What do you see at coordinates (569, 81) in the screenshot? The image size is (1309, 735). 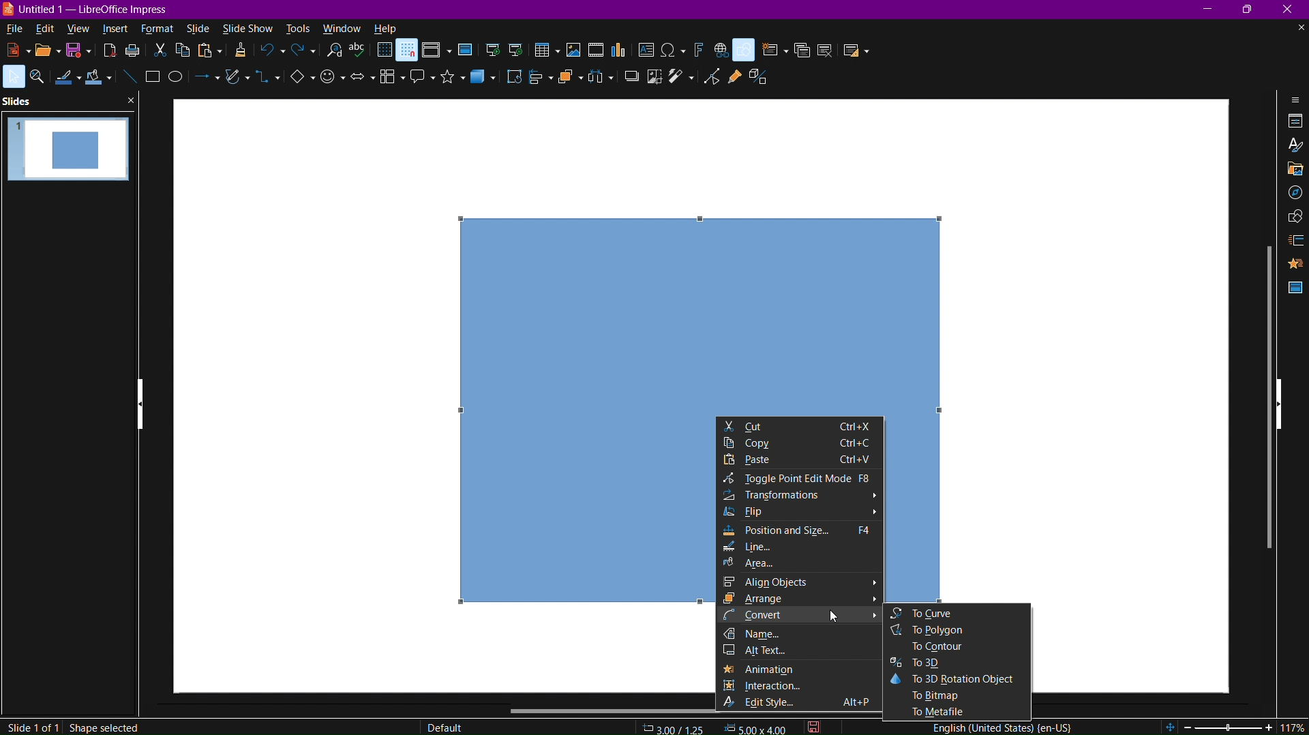 I see `Arrange` at bounding box center [569, 81].